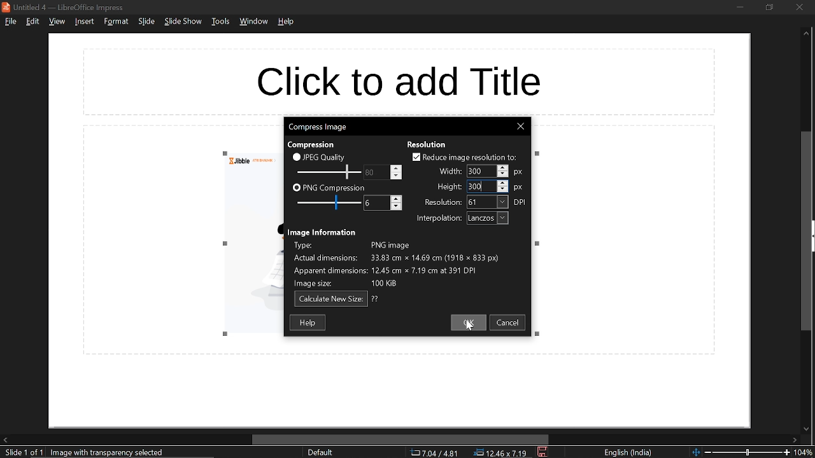 The height and width of the screenshot is (458, 815). Describe the element at coordinates (329, 171) in the screenshot. I see `JPEG quality scale` at that location.